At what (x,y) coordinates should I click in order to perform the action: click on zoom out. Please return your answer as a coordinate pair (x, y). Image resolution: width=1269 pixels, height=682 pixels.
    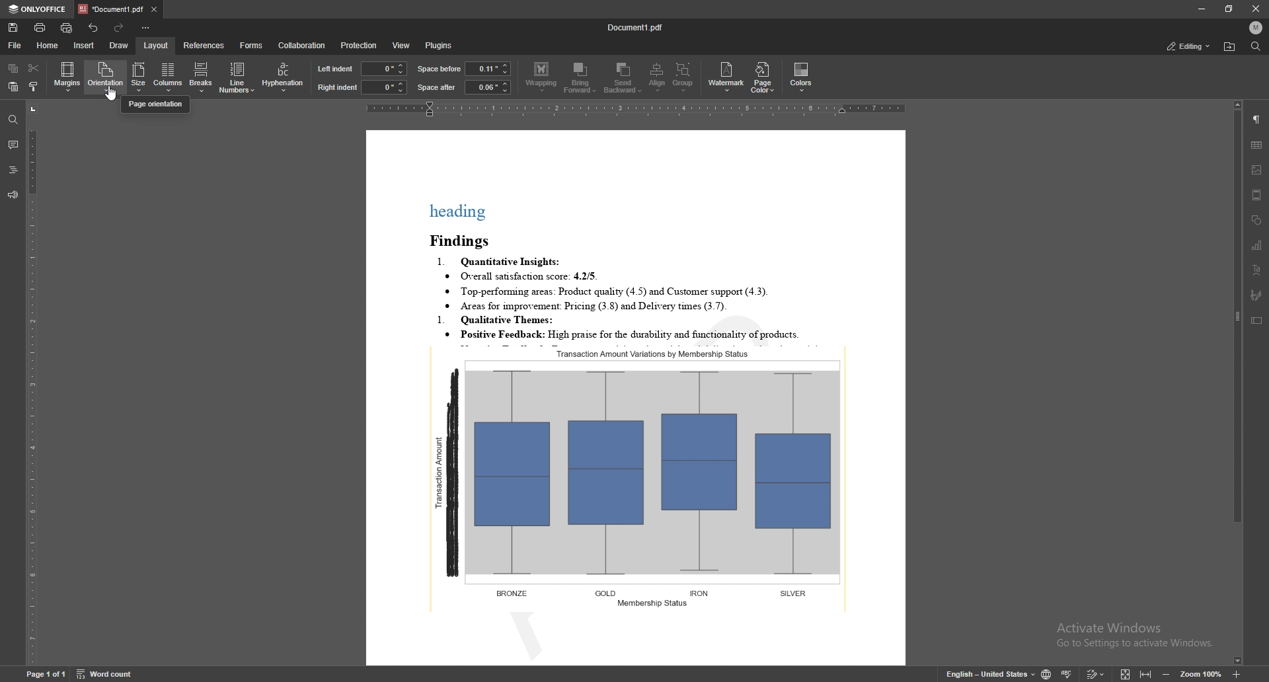
    Looking at the image, I should click on (1166, 674).